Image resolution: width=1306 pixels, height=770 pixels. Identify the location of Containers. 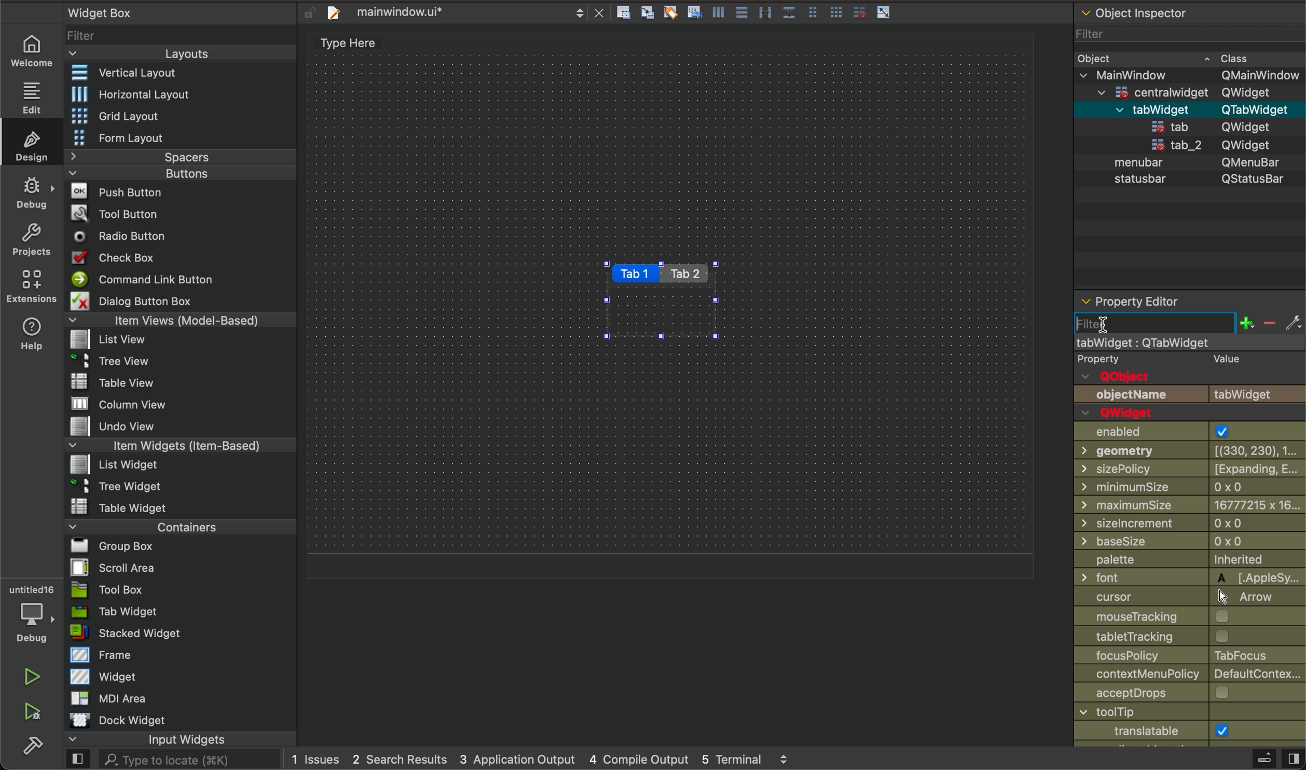
(177, 525).